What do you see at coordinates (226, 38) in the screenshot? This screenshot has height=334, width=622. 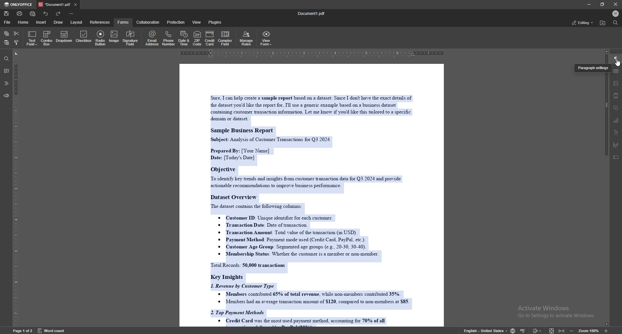 I see `complex field` at bounding box center [226, 38].